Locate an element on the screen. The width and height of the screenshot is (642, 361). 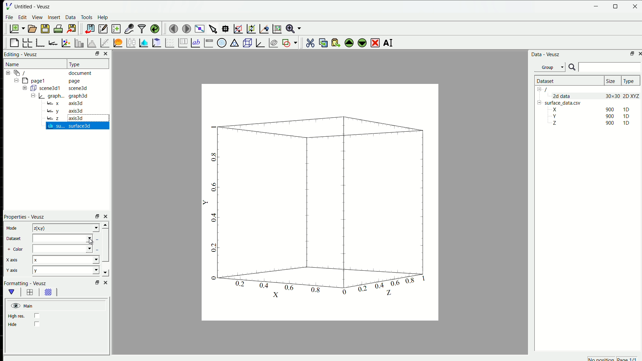
edit and enter new datasets is located at coordinates (103, 28).